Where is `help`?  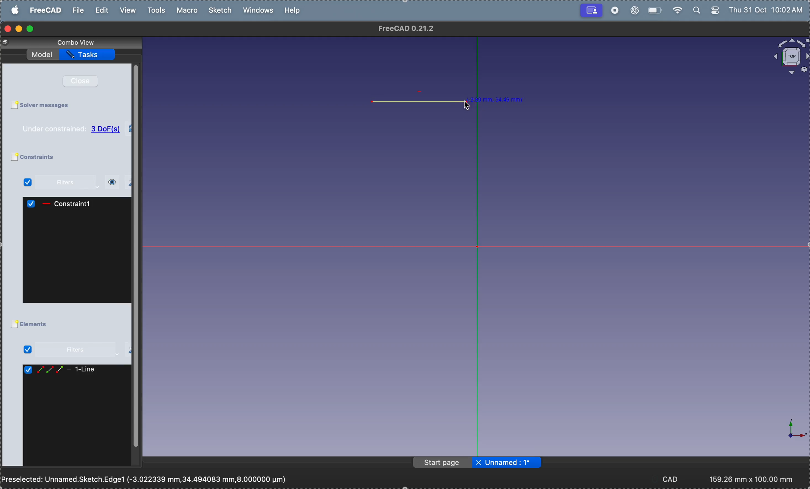
help is located at coordinates (293, 10).